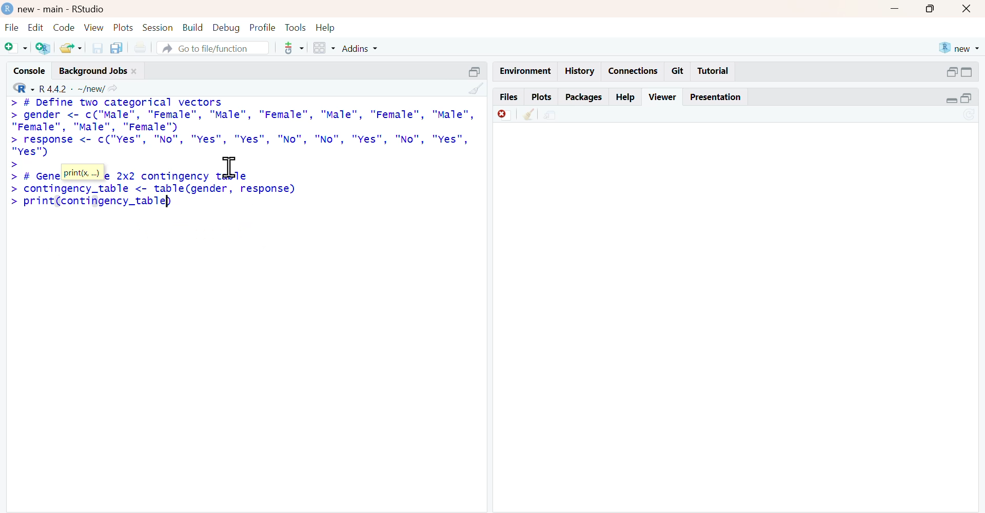  What do you see at coordinates (213, 47) in the screenshot?
I see `go to file/function` at bounding box center [213, 47].